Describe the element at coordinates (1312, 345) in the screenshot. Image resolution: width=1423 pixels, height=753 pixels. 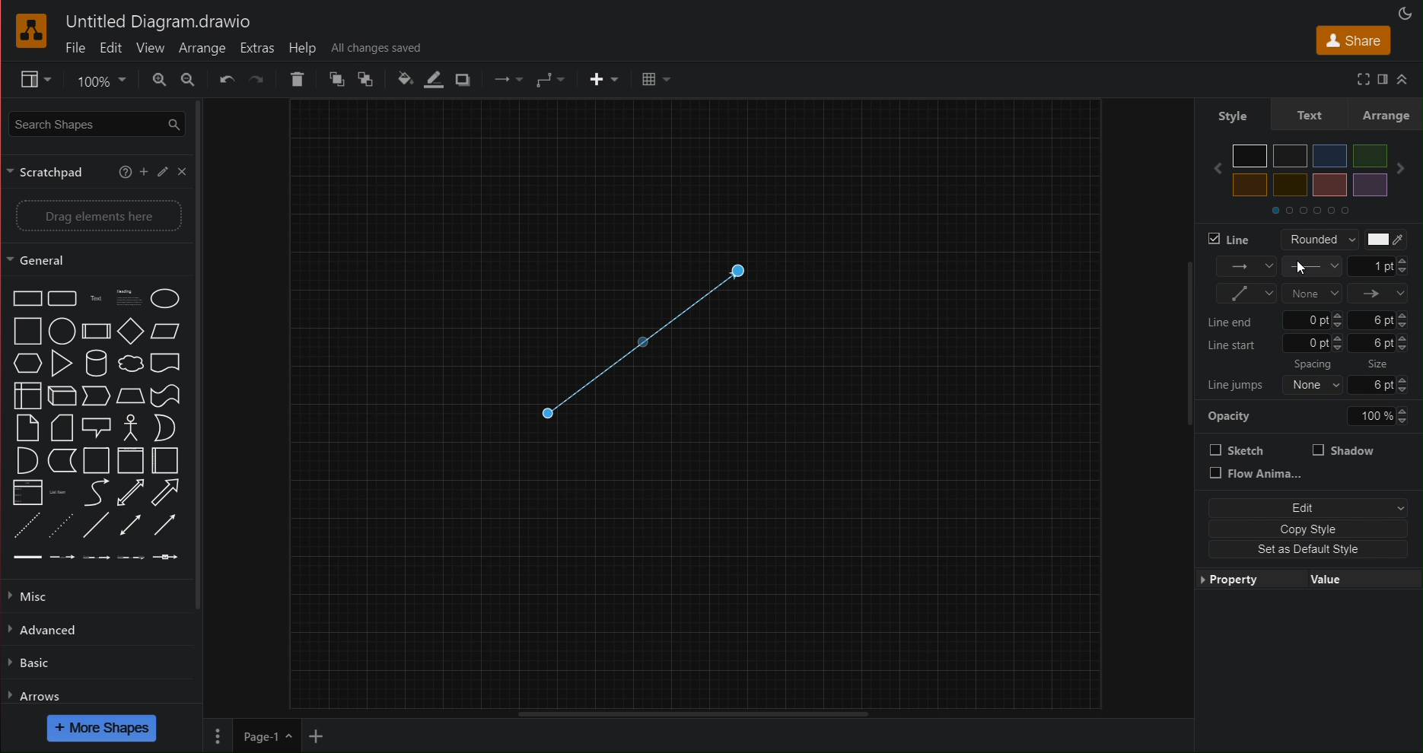
I see `Line start size` at that location.